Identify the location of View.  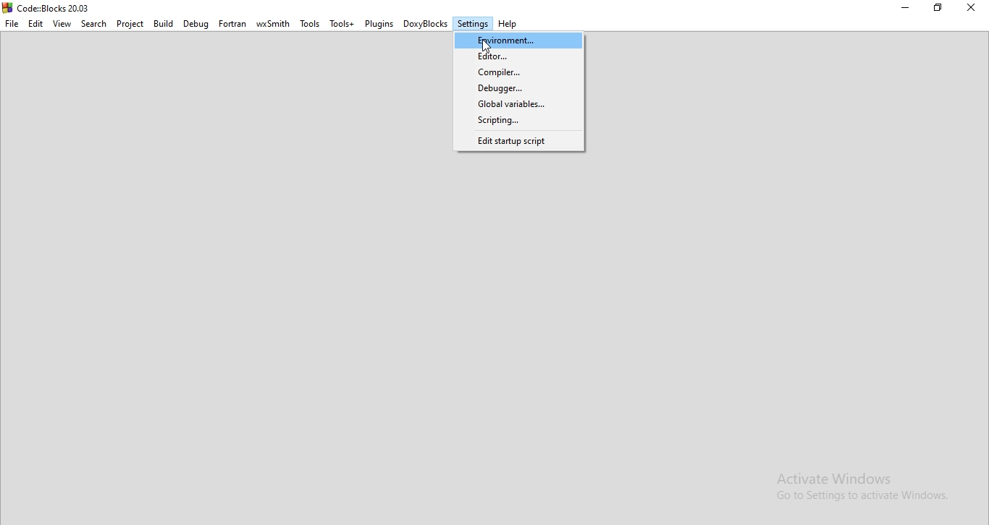
(63, 25).